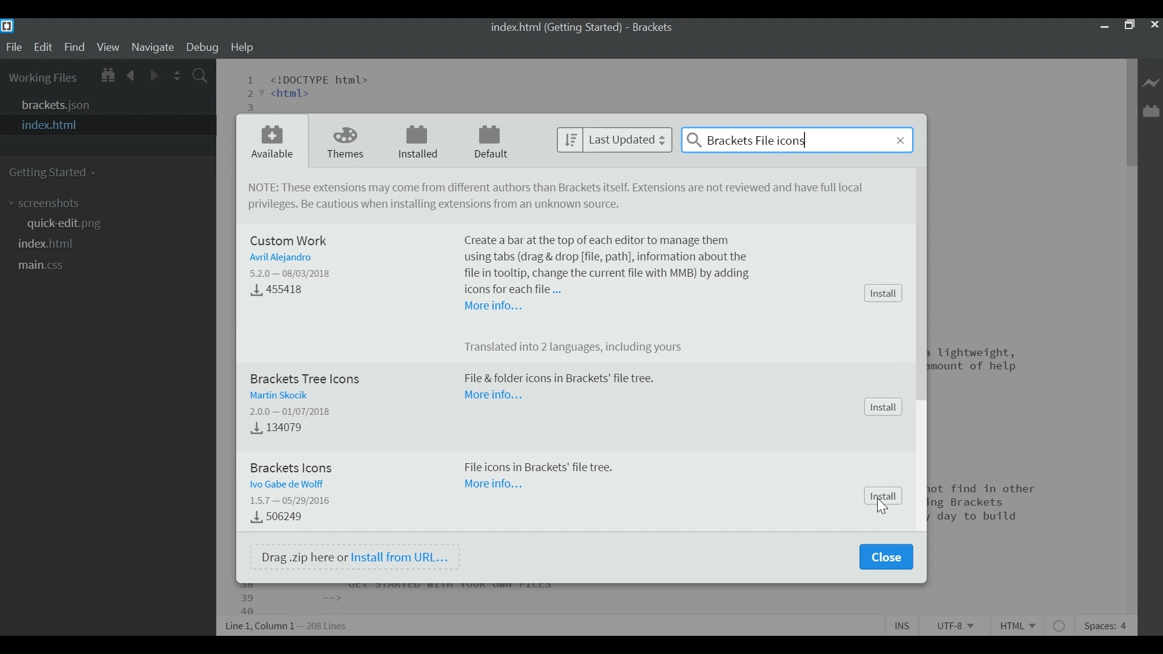  Describe the element at coordinates (10, 26) in the screenshot. I see `Brackets Desktop Icon` at that location.